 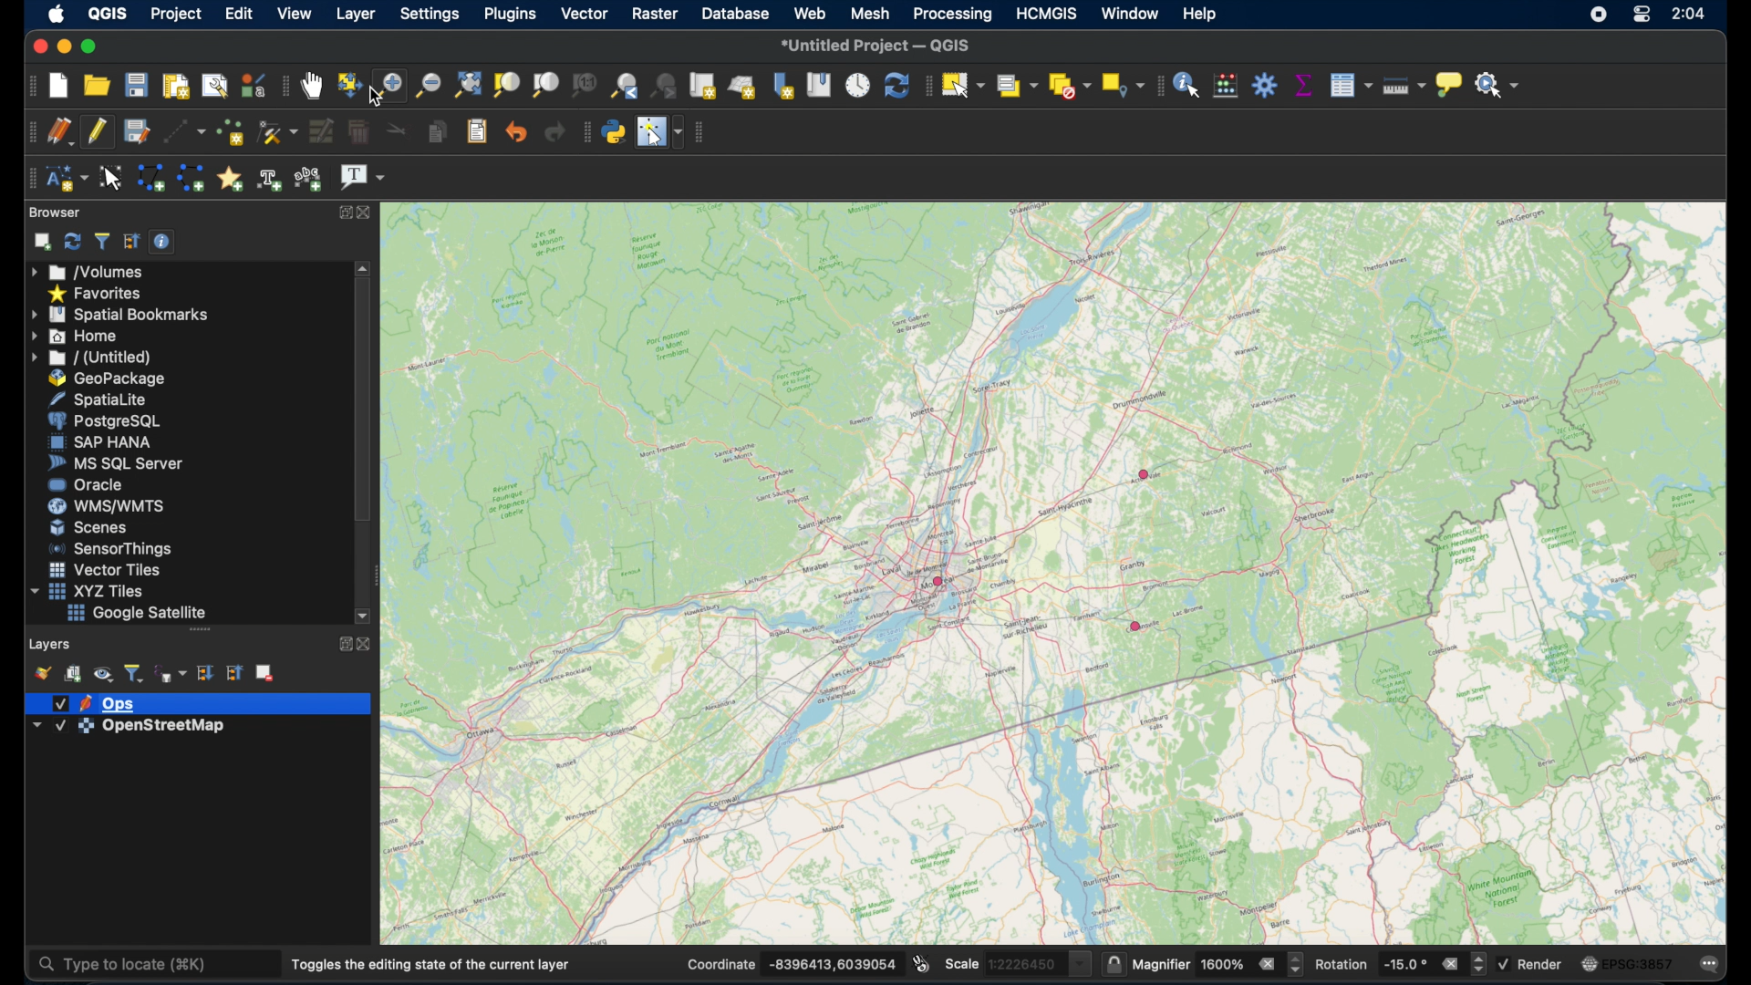 I want to click on select features by area or single click, so click(x=961, y=83).